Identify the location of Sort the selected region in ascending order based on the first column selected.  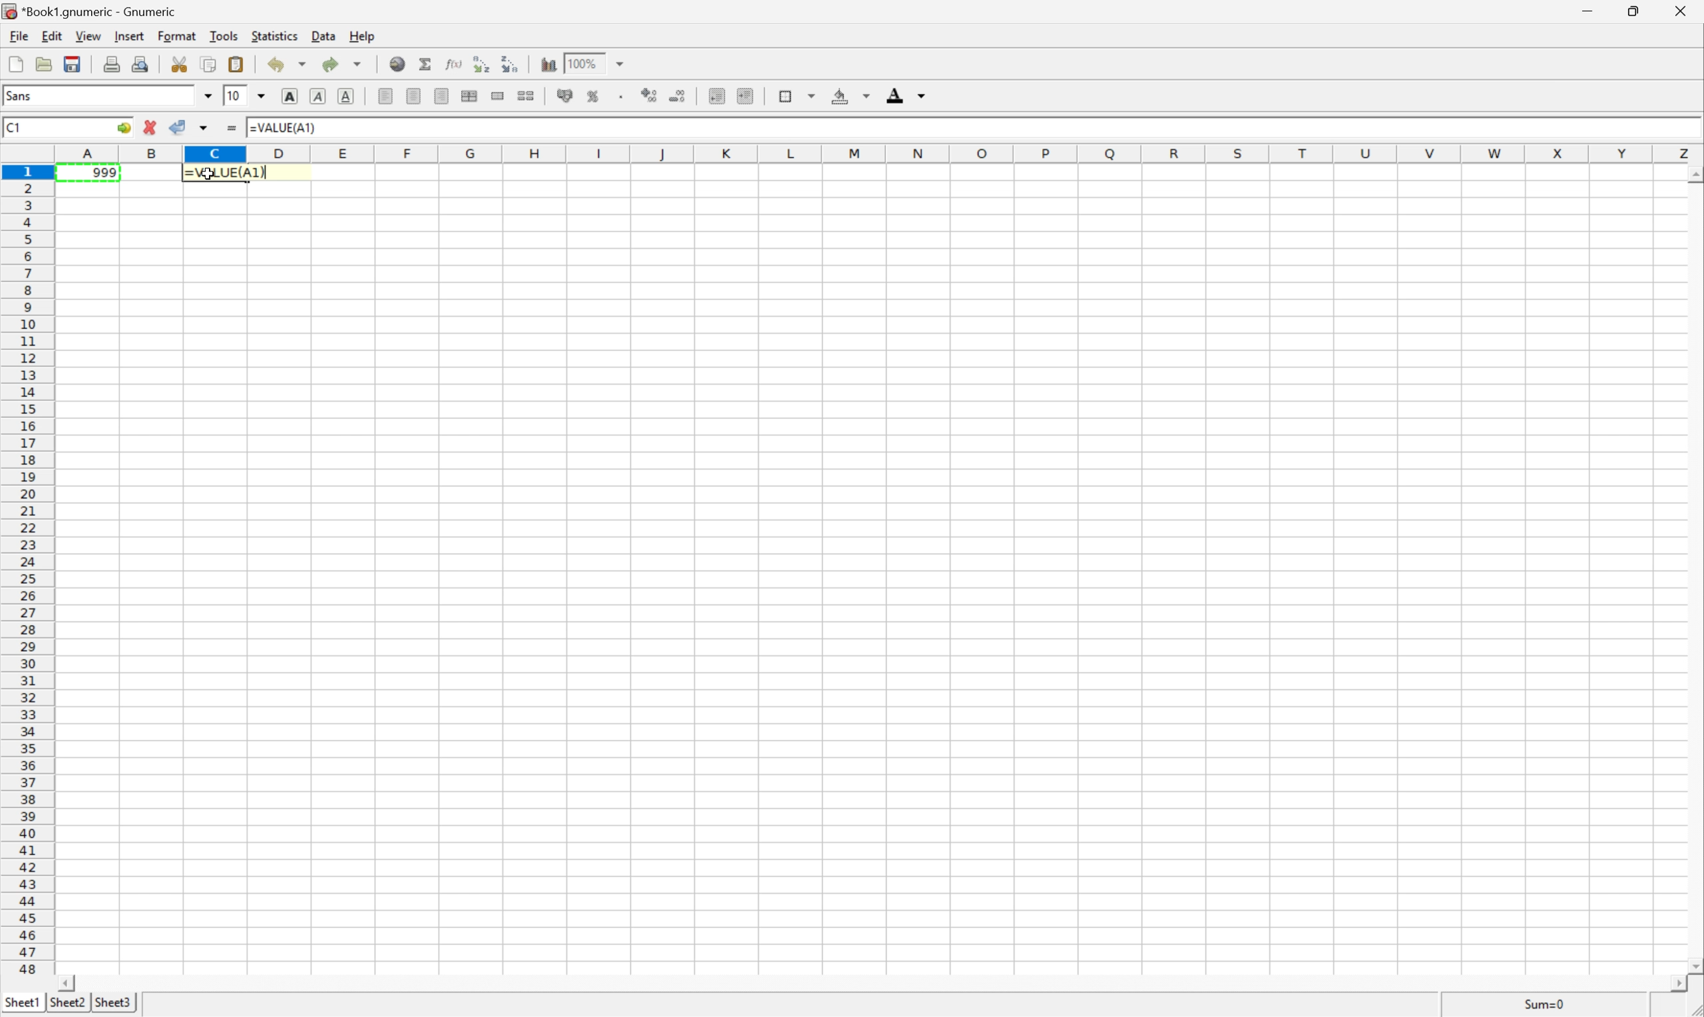
(482, 62).